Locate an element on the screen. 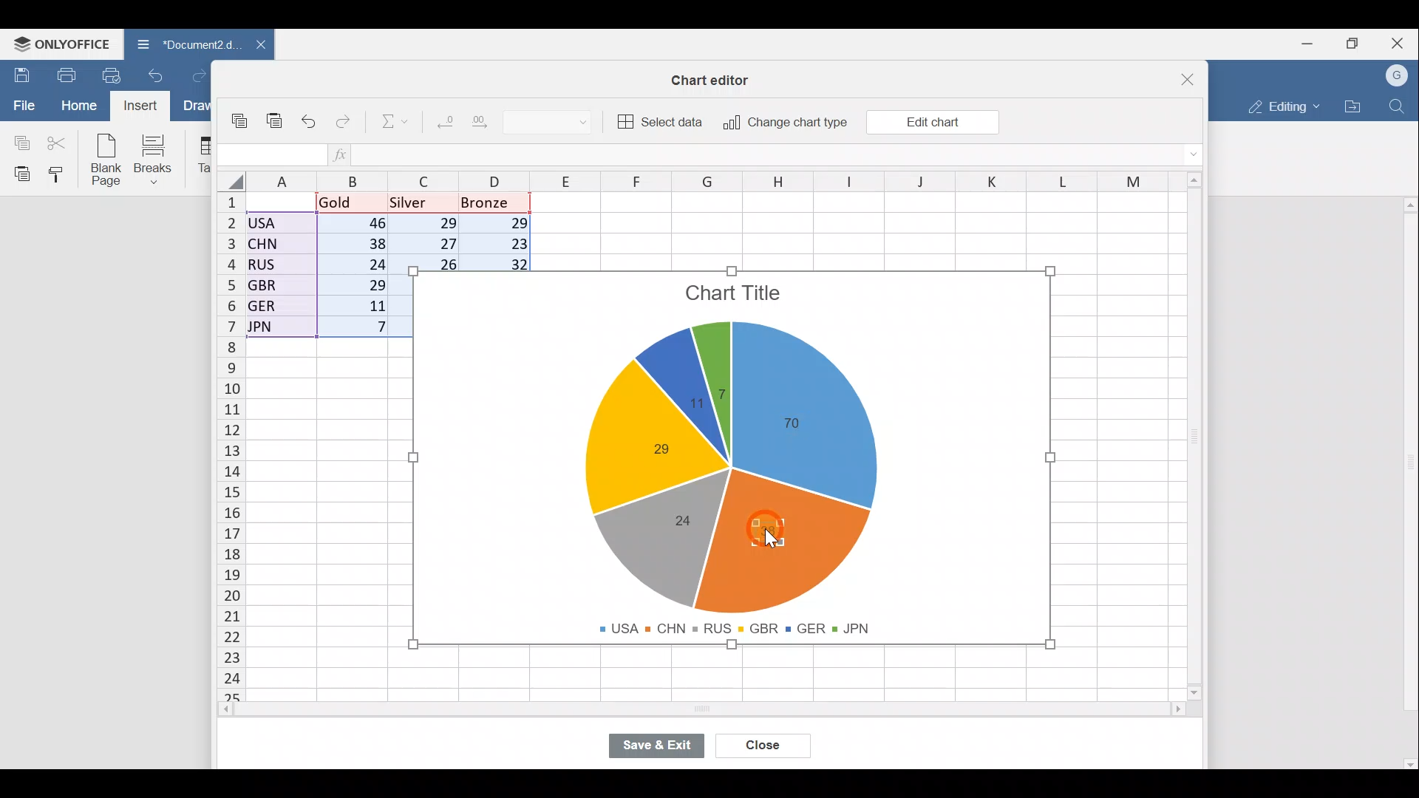  Scroll bar is located at coordinates (1200, 440).